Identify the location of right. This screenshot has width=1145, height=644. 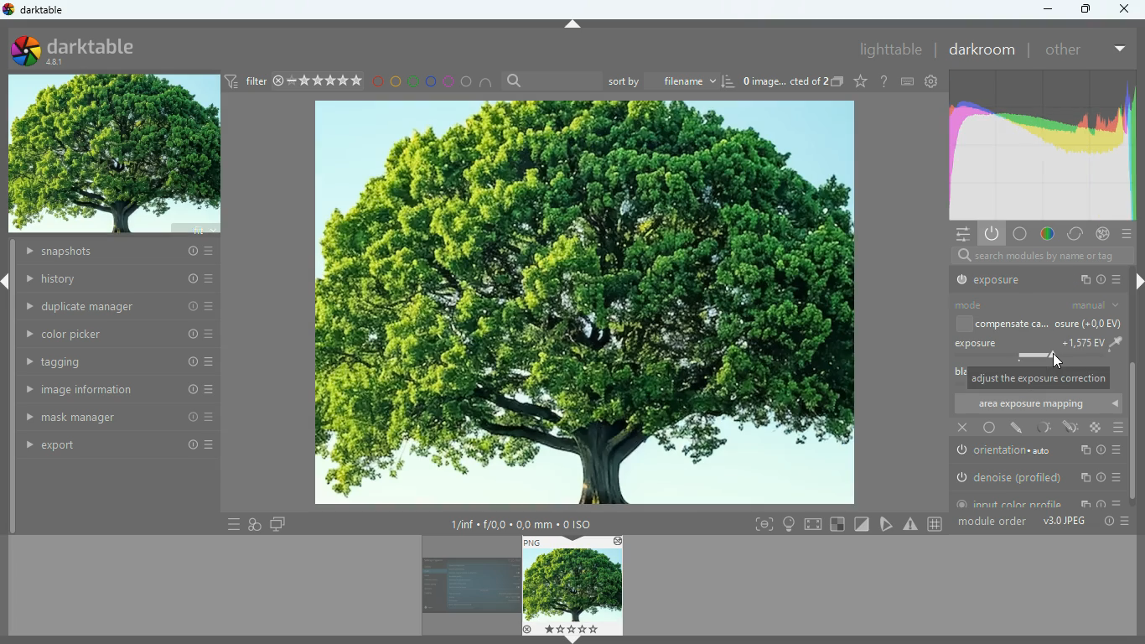
(1137, 276).